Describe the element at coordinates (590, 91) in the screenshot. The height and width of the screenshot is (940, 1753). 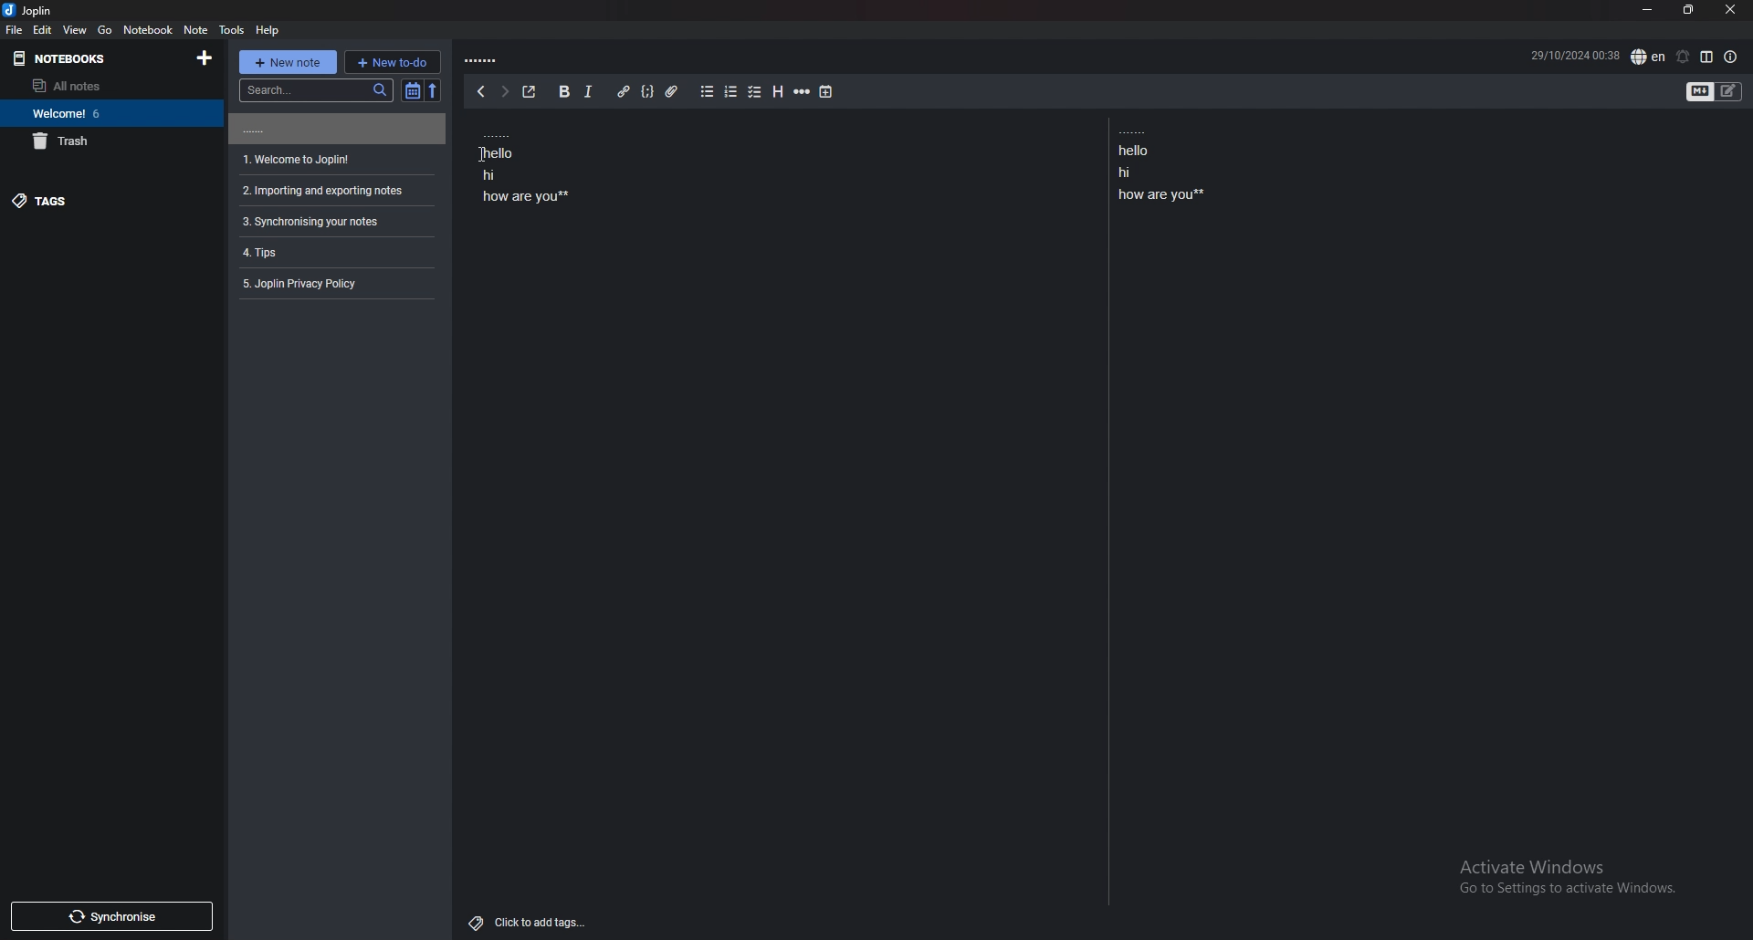
I see `italic` at that location.